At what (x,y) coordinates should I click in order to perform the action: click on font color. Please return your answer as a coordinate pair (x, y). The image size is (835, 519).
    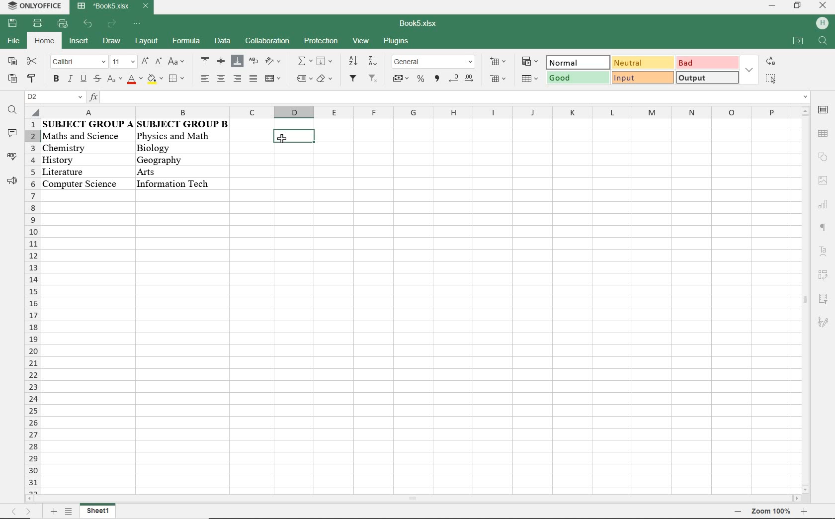
    Looking at the image, I should click on (136, 80).